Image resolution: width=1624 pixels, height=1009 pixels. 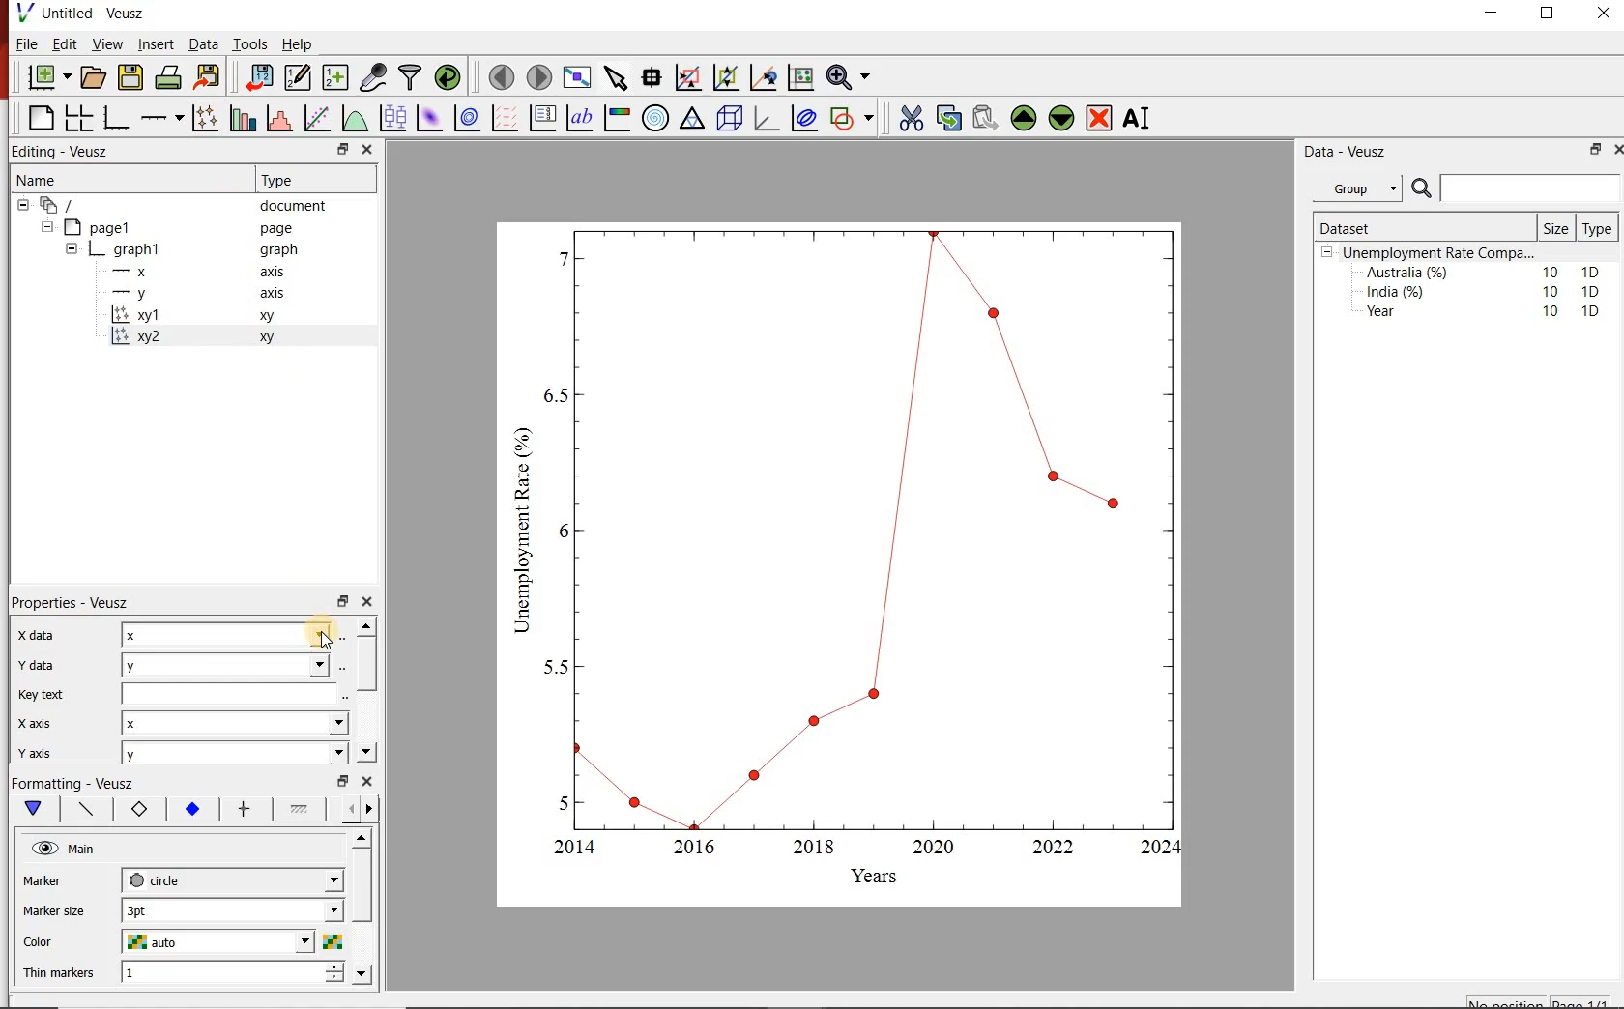 What do you see at coordinates (580, 118) in the screenshot?
I see `text label` at bounding box center [580, 118].